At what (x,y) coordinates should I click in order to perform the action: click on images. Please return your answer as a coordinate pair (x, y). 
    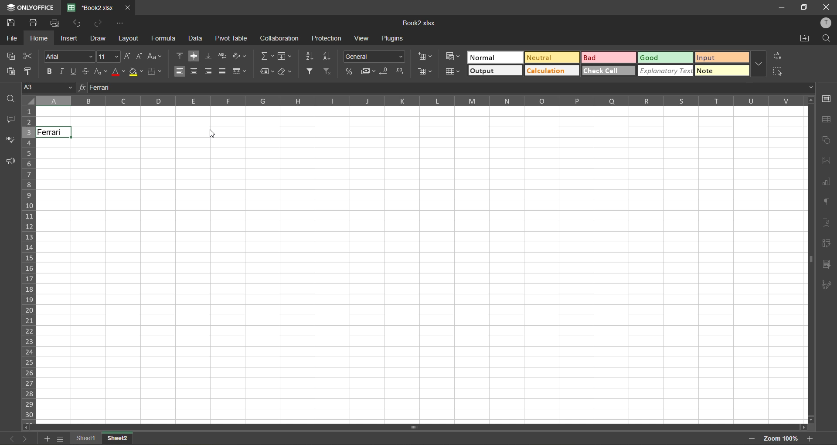
    Looking at the image, I should click on (827, 161).